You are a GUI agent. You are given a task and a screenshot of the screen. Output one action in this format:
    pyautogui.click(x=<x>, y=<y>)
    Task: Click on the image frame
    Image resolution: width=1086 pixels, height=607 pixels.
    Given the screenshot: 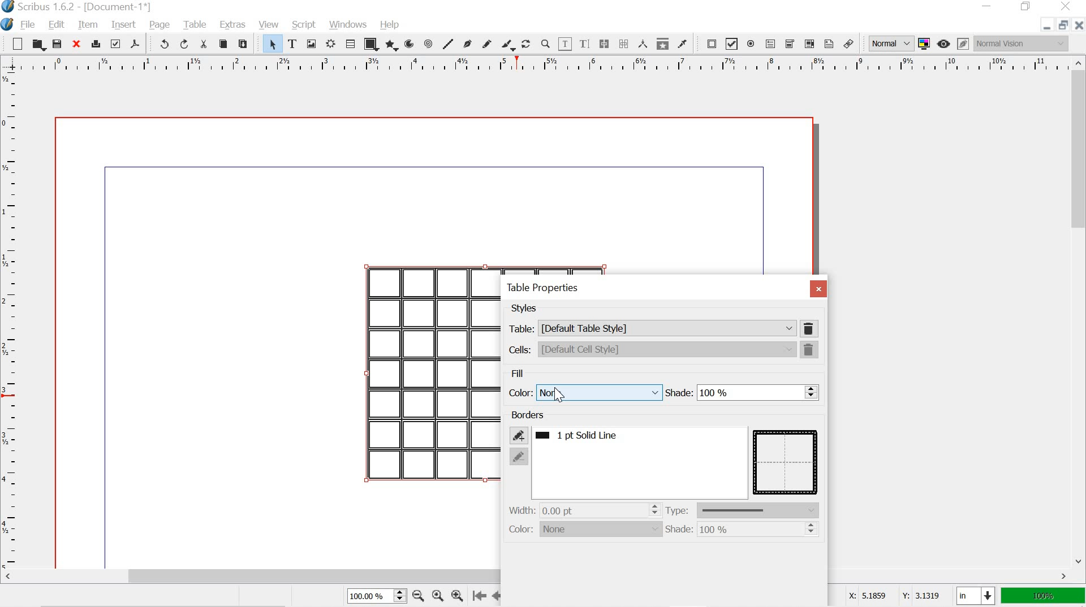 What is the action you would take?
    pyautogui.click(x=311, y=44)
    